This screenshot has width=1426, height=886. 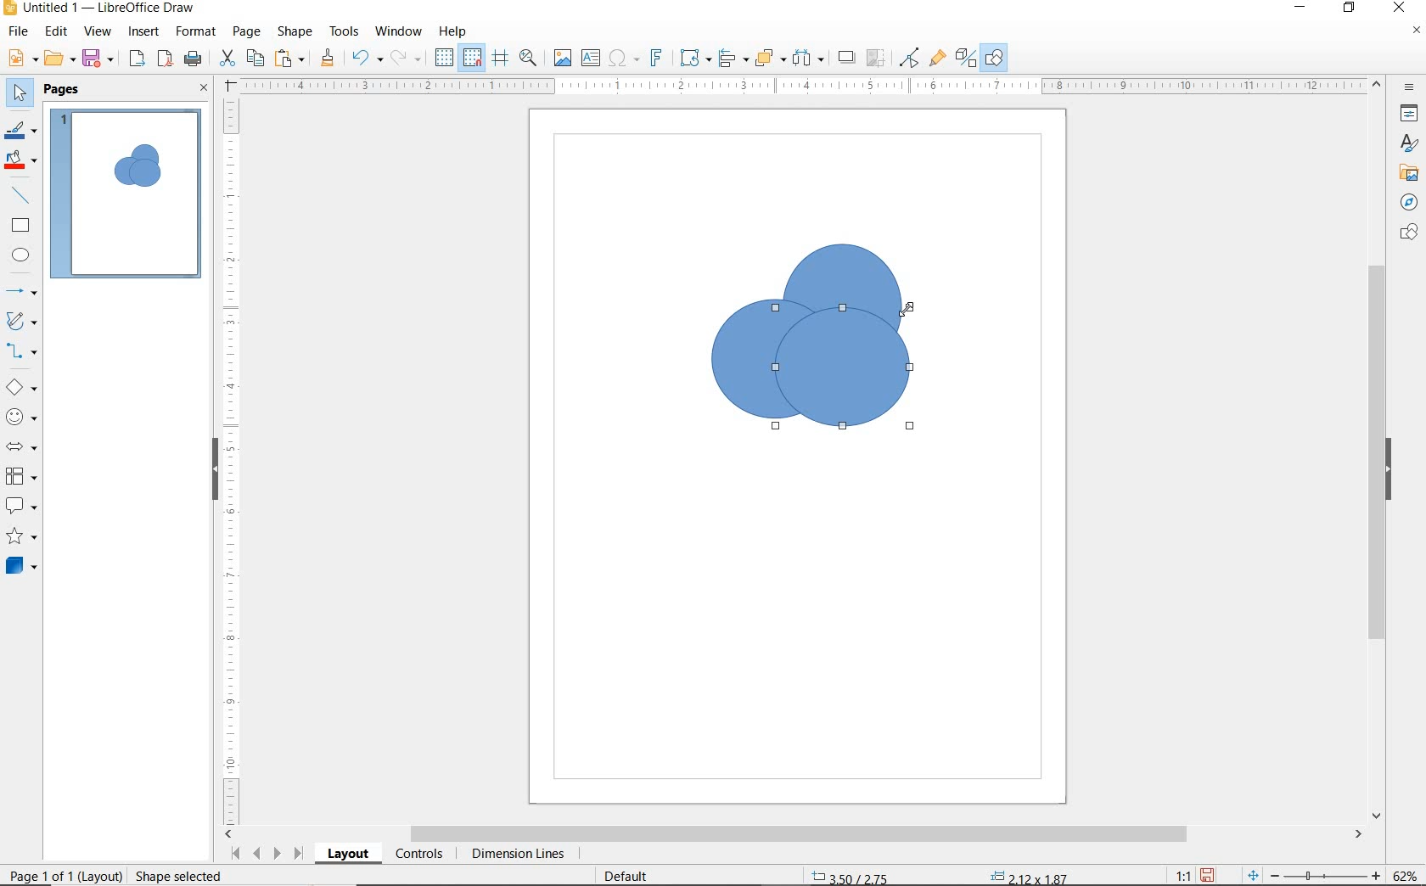 What do you see at coordinates (55, 869) in the screenshot?
I see `PAGE 1 O 1` at bounding box center [55, 869].